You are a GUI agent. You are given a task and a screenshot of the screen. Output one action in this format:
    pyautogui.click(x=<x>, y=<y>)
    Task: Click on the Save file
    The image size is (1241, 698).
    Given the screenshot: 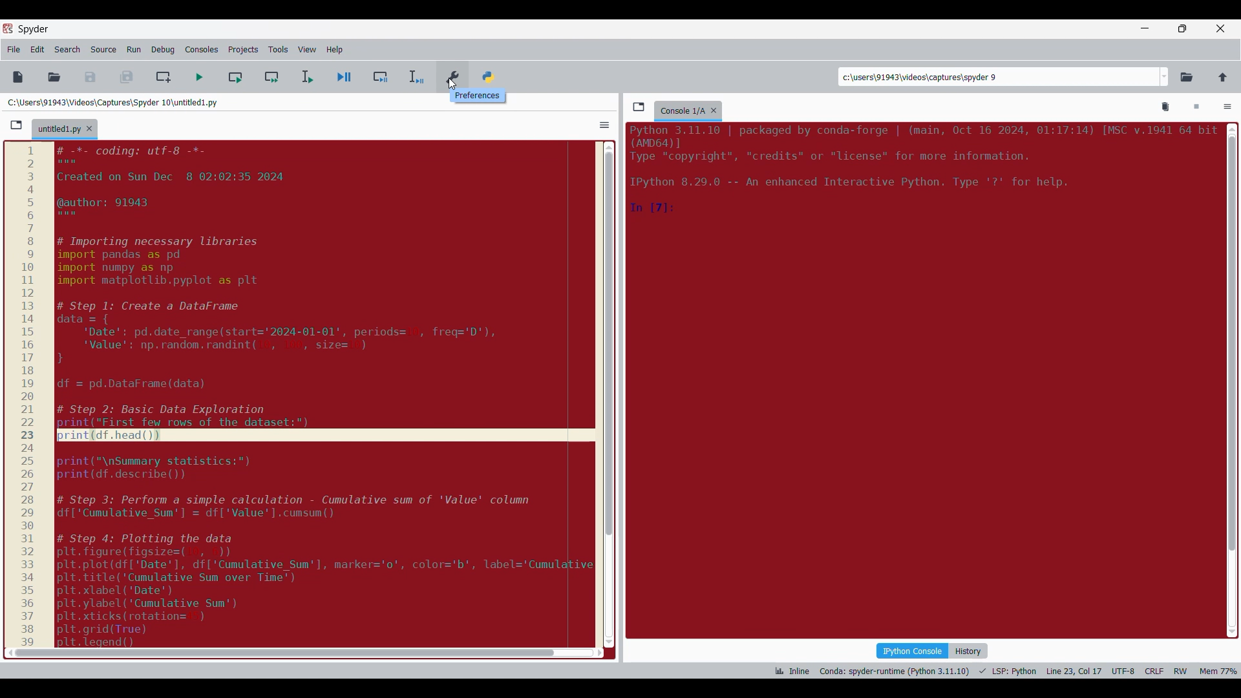 What is the action you would take?
    pyautogui.click(x=91, y=77)
    